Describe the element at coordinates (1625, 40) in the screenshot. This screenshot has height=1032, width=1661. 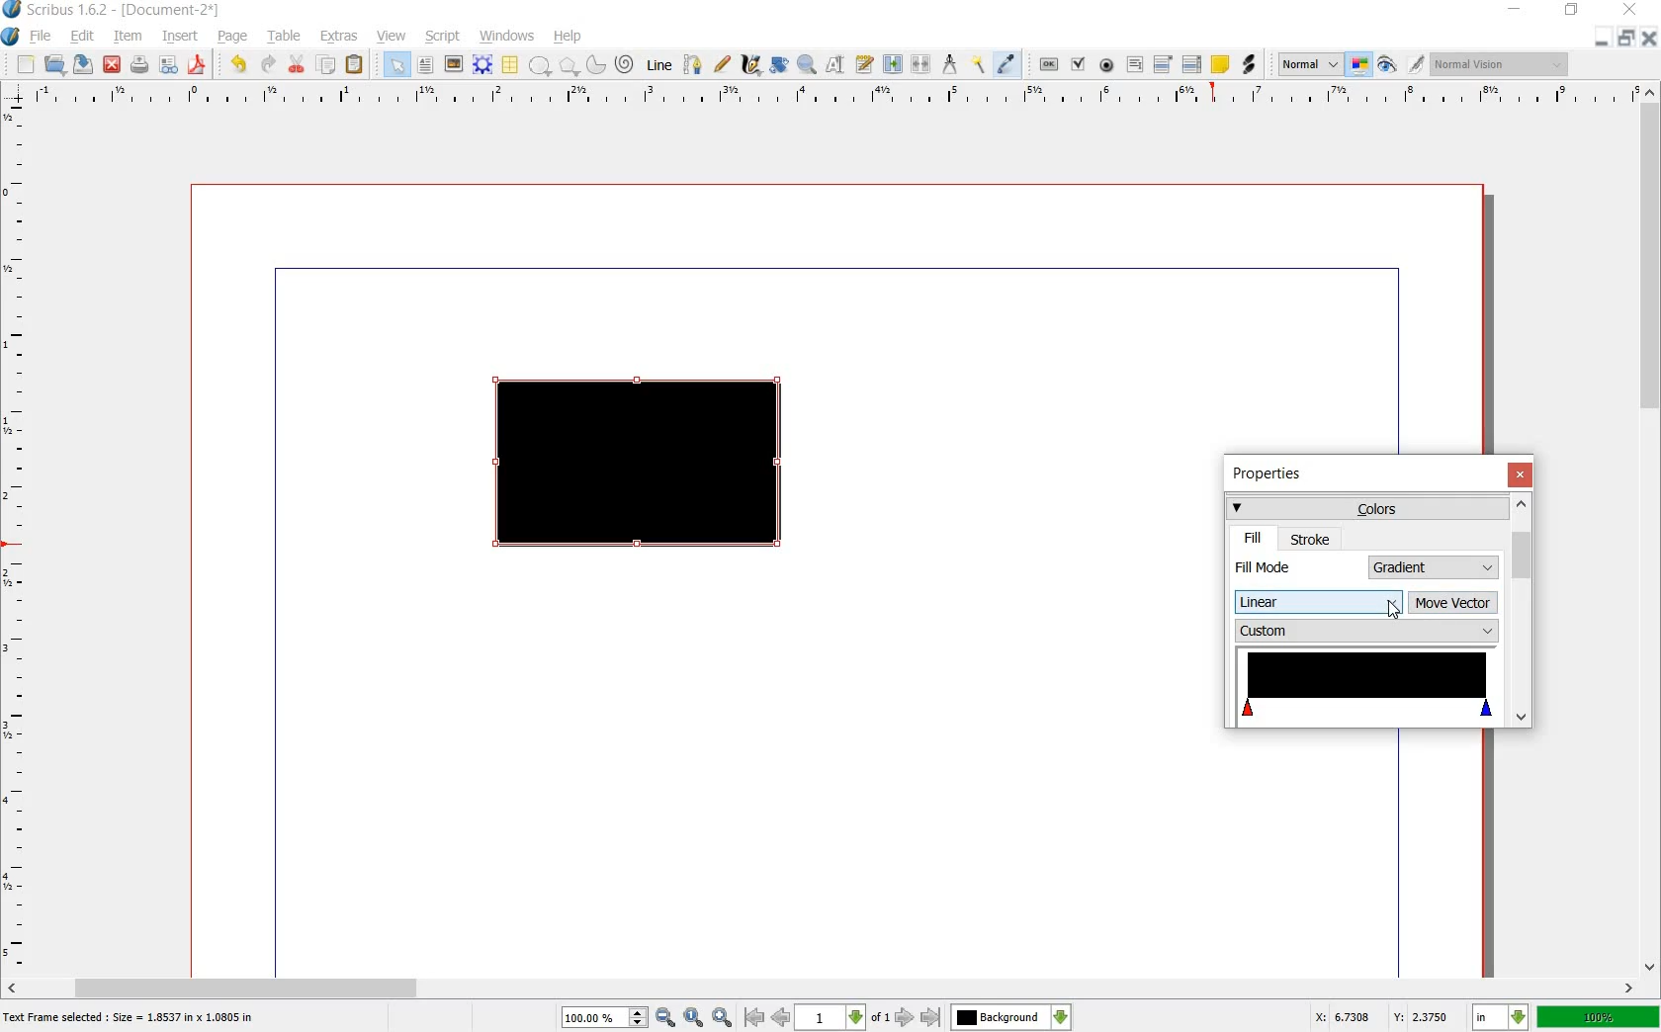
I see `restore` at that location.